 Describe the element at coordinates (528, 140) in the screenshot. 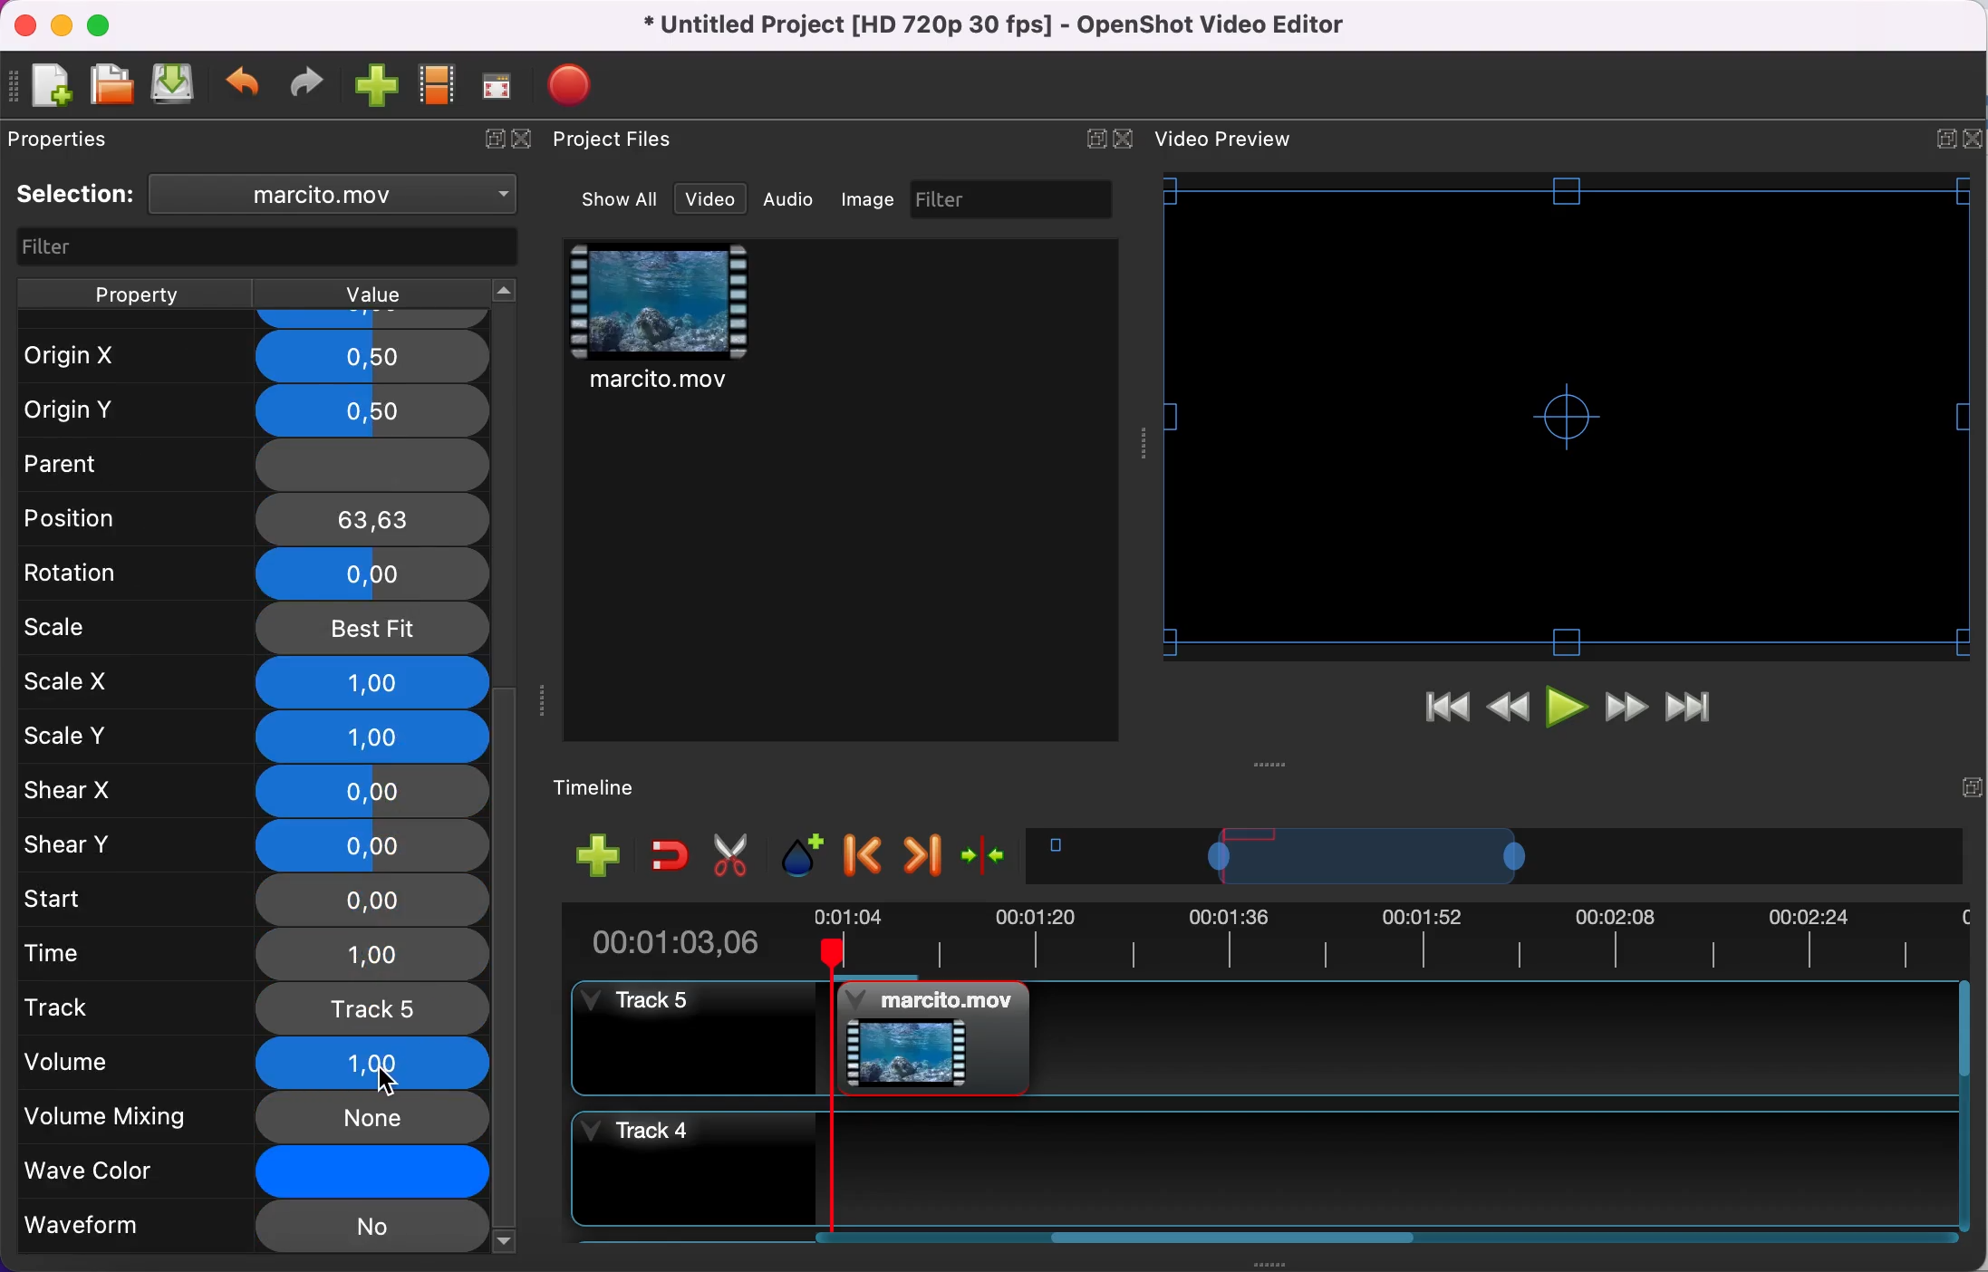

I see `close` at that location.